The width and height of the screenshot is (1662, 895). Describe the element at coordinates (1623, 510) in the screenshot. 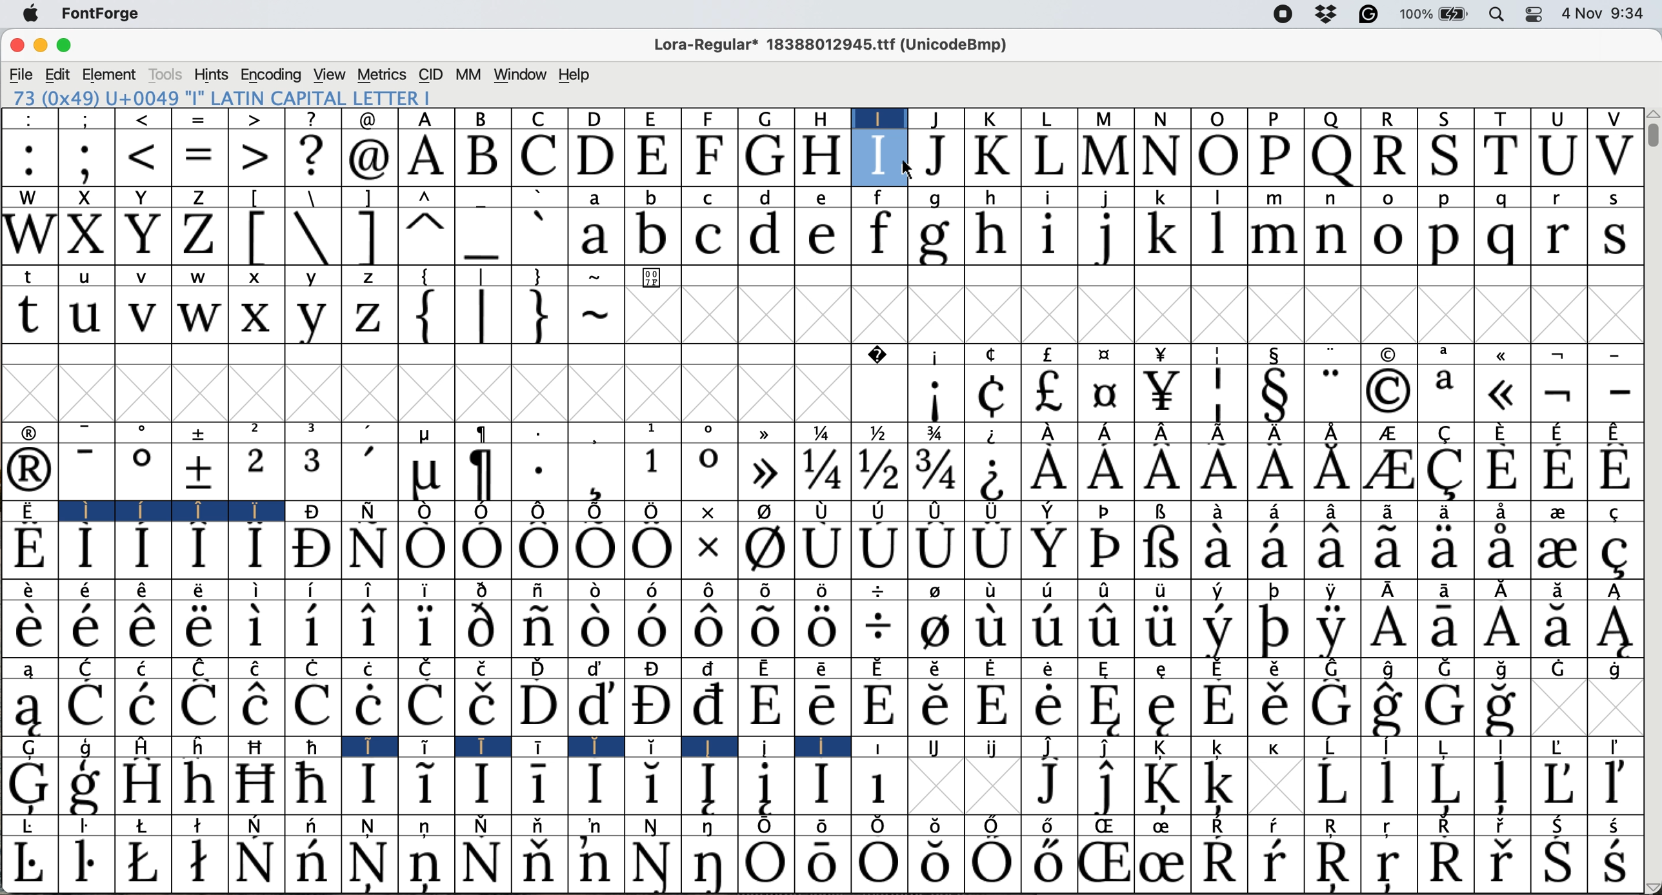

I see `Symbol` at that location.